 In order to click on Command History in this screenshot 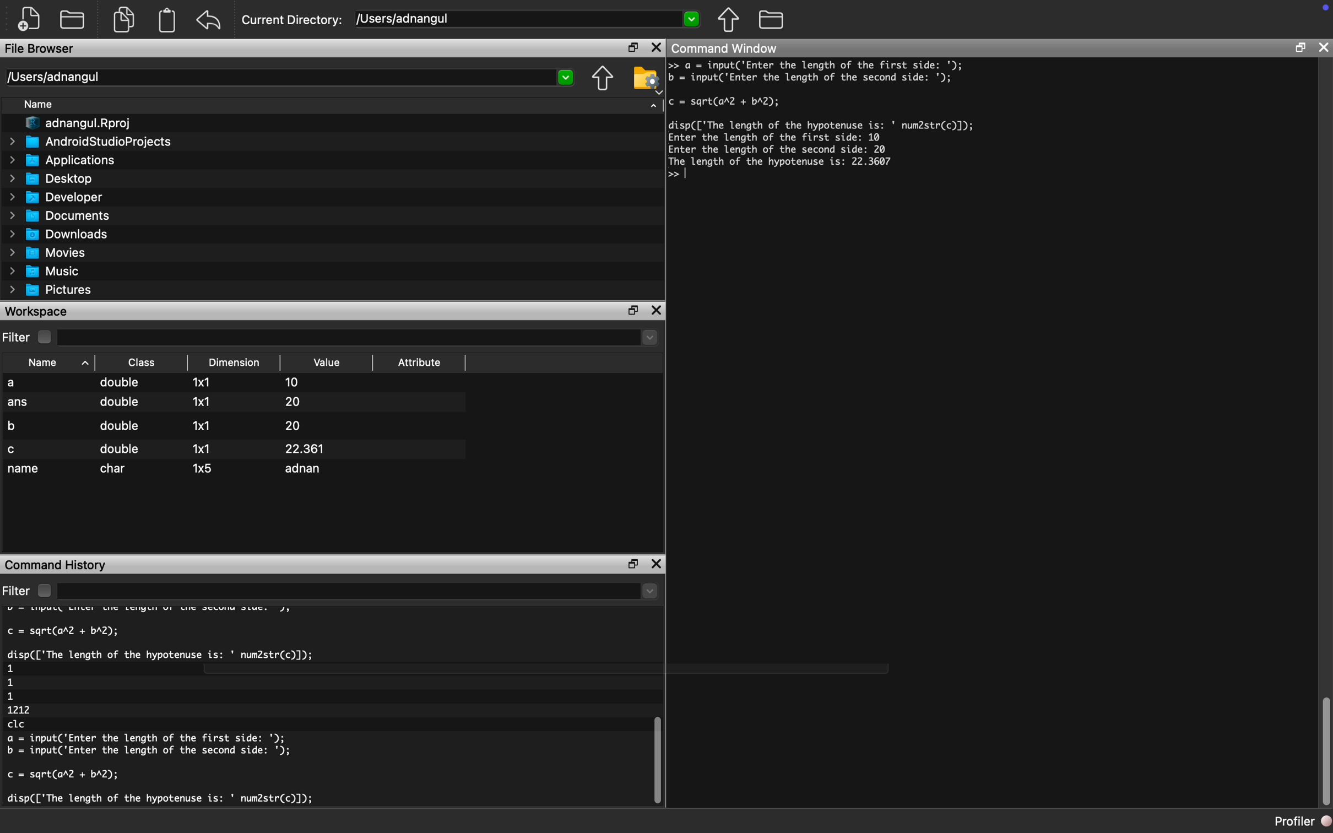, I will do `click(57, 564)`.